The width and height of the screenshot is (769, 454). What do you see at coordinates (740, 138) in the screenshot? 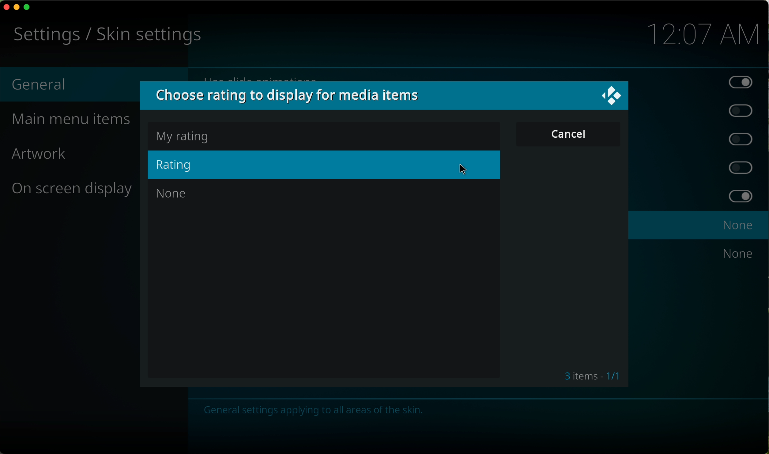
I see `touch mode` at bounding box center [740, 138].